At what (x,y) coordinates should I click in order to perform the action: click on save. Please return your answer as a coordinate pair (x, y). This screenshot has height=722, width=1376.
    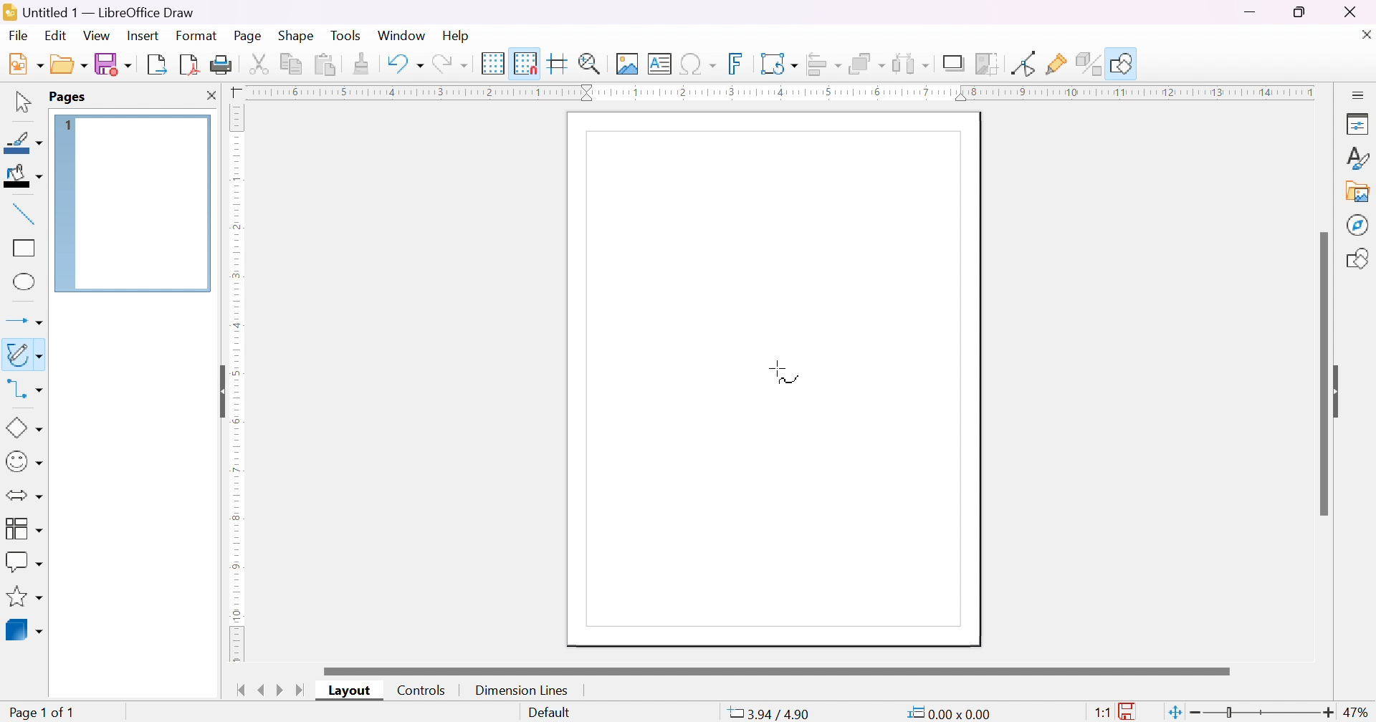
    Looking at the image, I should click on (115, 64).